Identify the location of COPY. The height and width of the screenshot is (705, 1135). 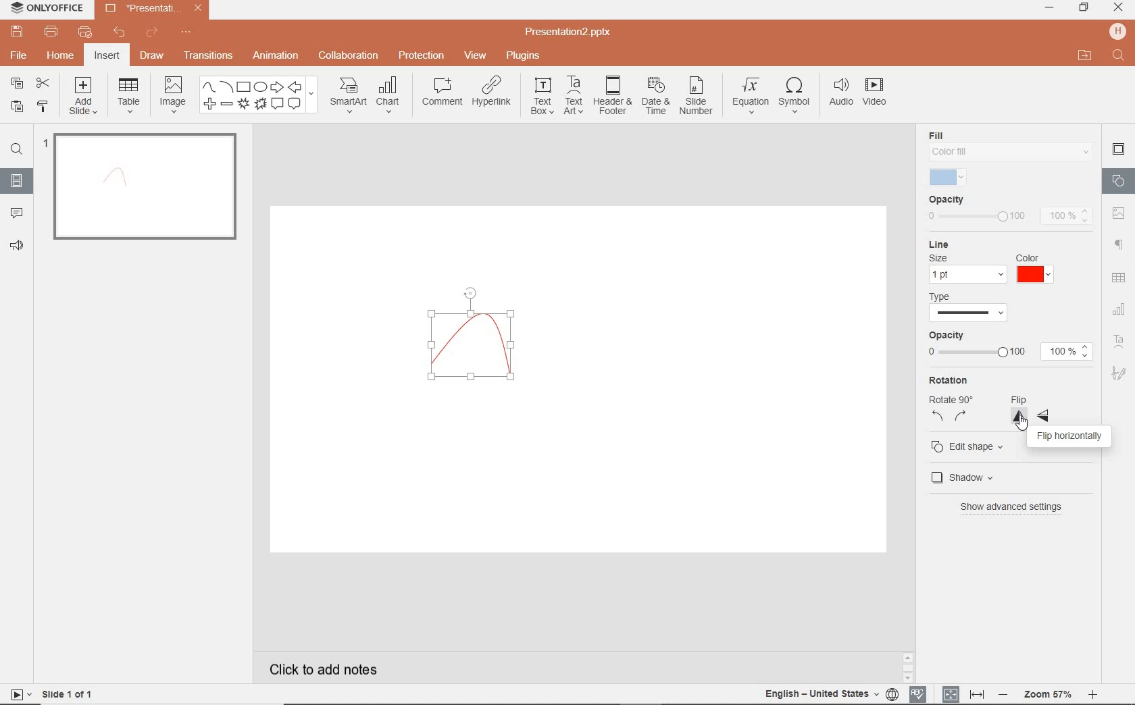
(14, 83).